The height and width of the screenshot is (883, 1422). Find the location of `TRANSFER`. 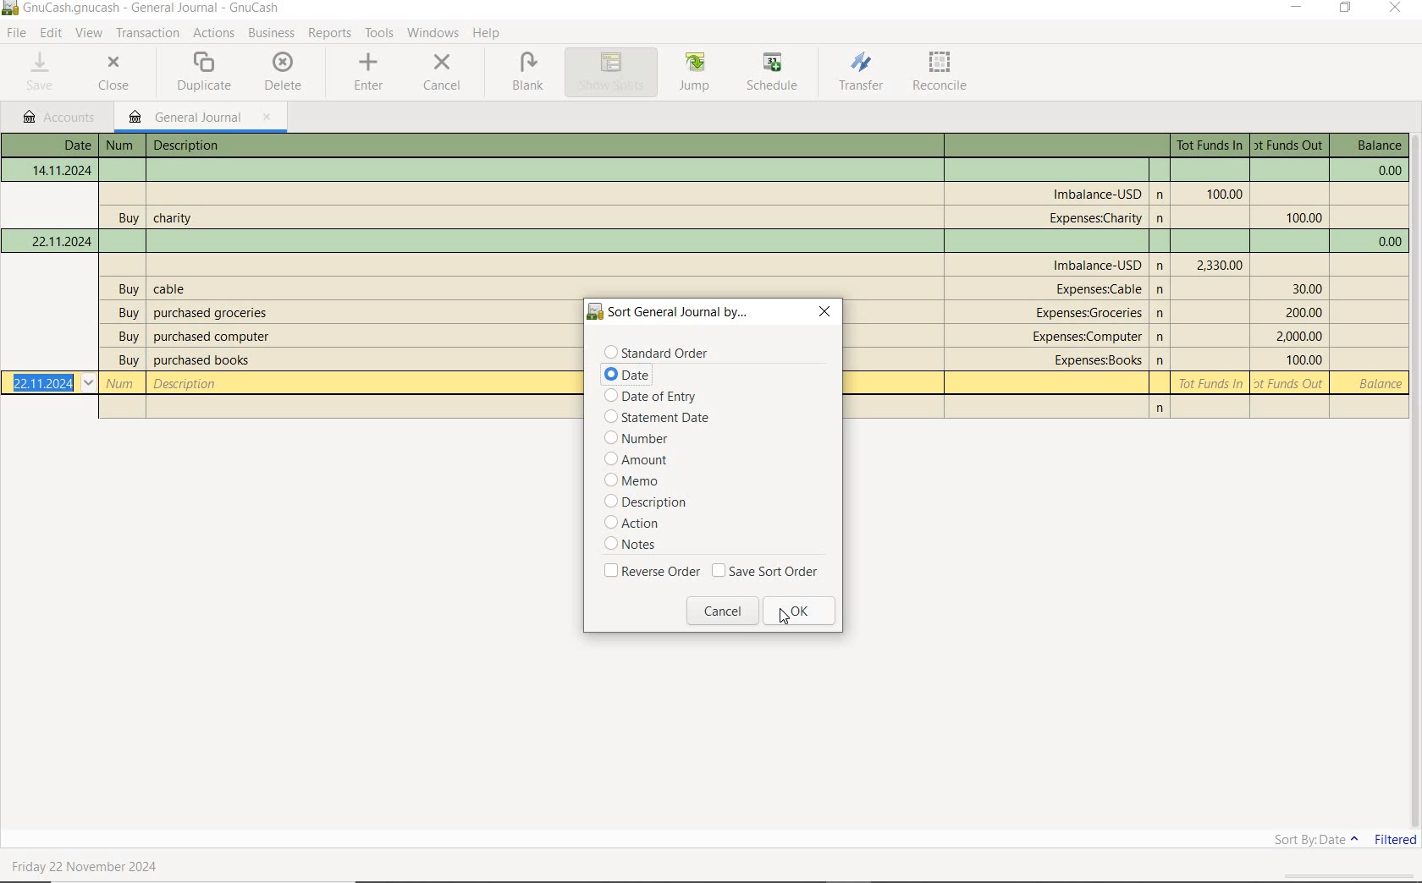

TRANSFER is located at coordinates (861, 72).